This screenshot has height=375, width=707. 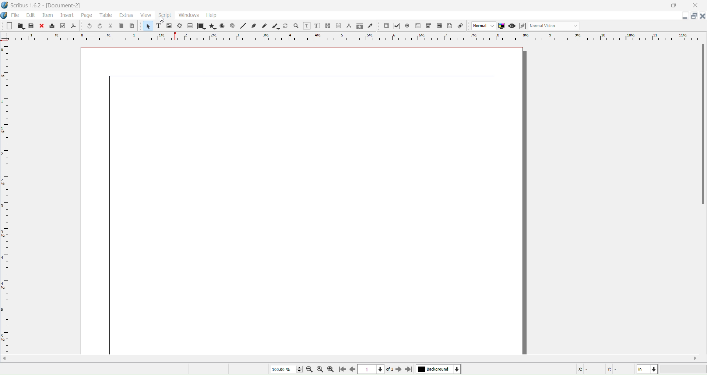 What do you see at coordinates (703, 16) in the screenshot?
I see `Close Document` at bounding box center [703, 16].